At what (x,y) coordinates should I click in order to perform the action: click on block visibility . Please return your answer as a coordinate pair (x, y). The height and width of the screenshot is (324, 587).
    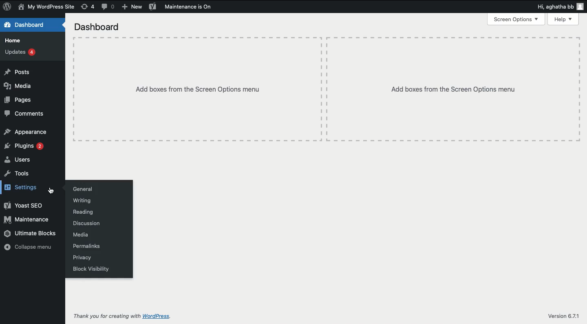
    Looking at the image, I should click on (91, 269).